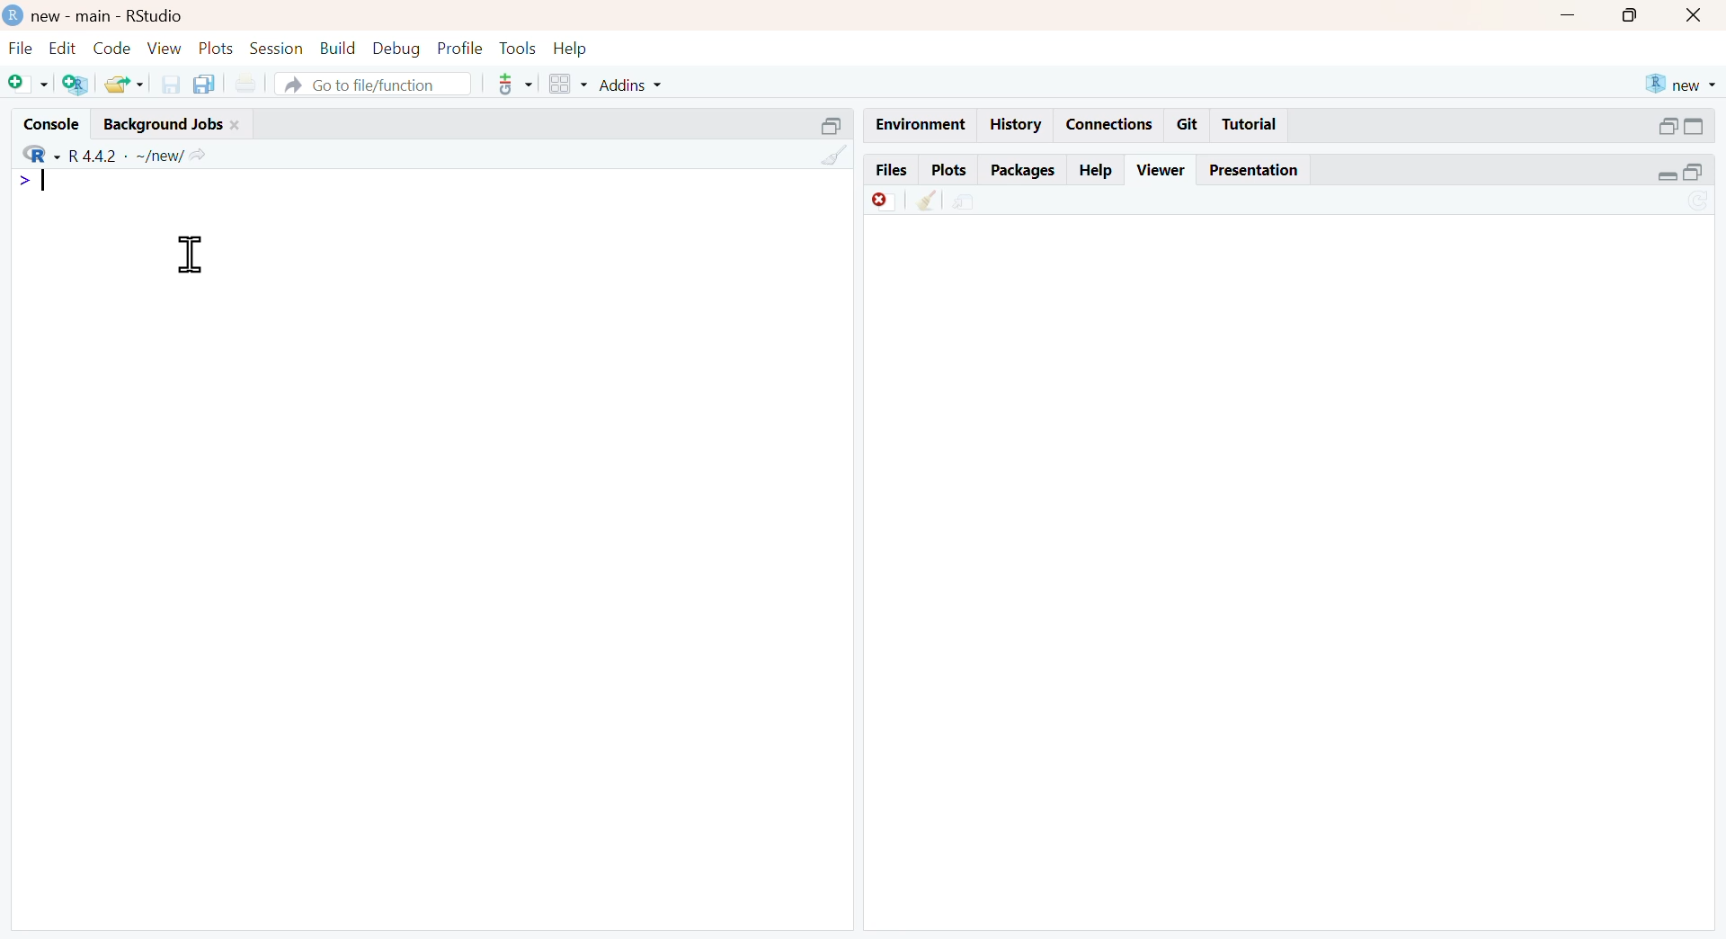 Image resolution: width=1726 pixels, height=939 pixels. What do you see at coordinates (1637, 18) in the screenshot?
I see `maximize window` at bounding box center [1637, 18].